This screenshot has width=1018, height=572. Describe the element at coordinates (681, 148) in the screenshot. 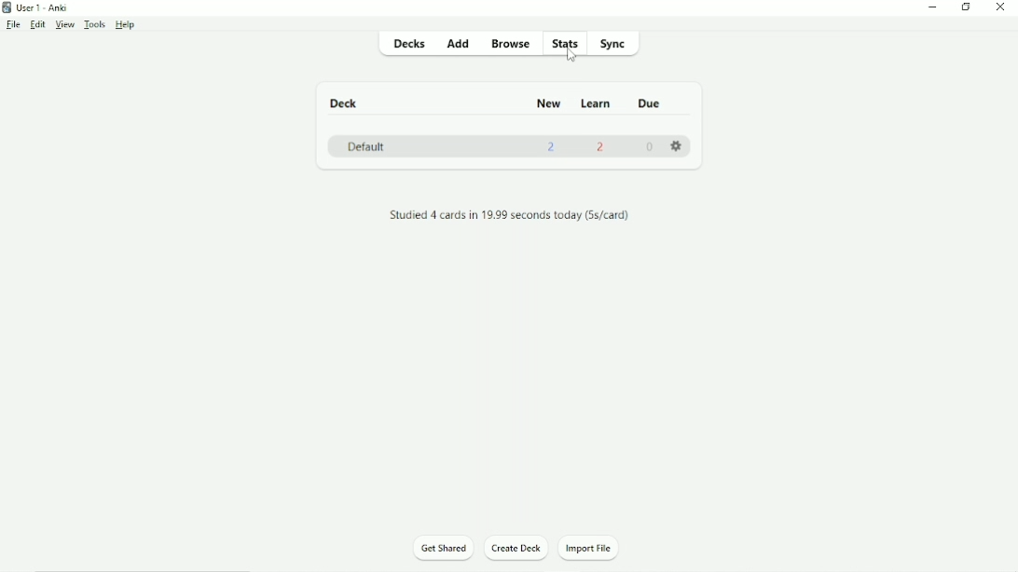

I see `Settings` at that location.